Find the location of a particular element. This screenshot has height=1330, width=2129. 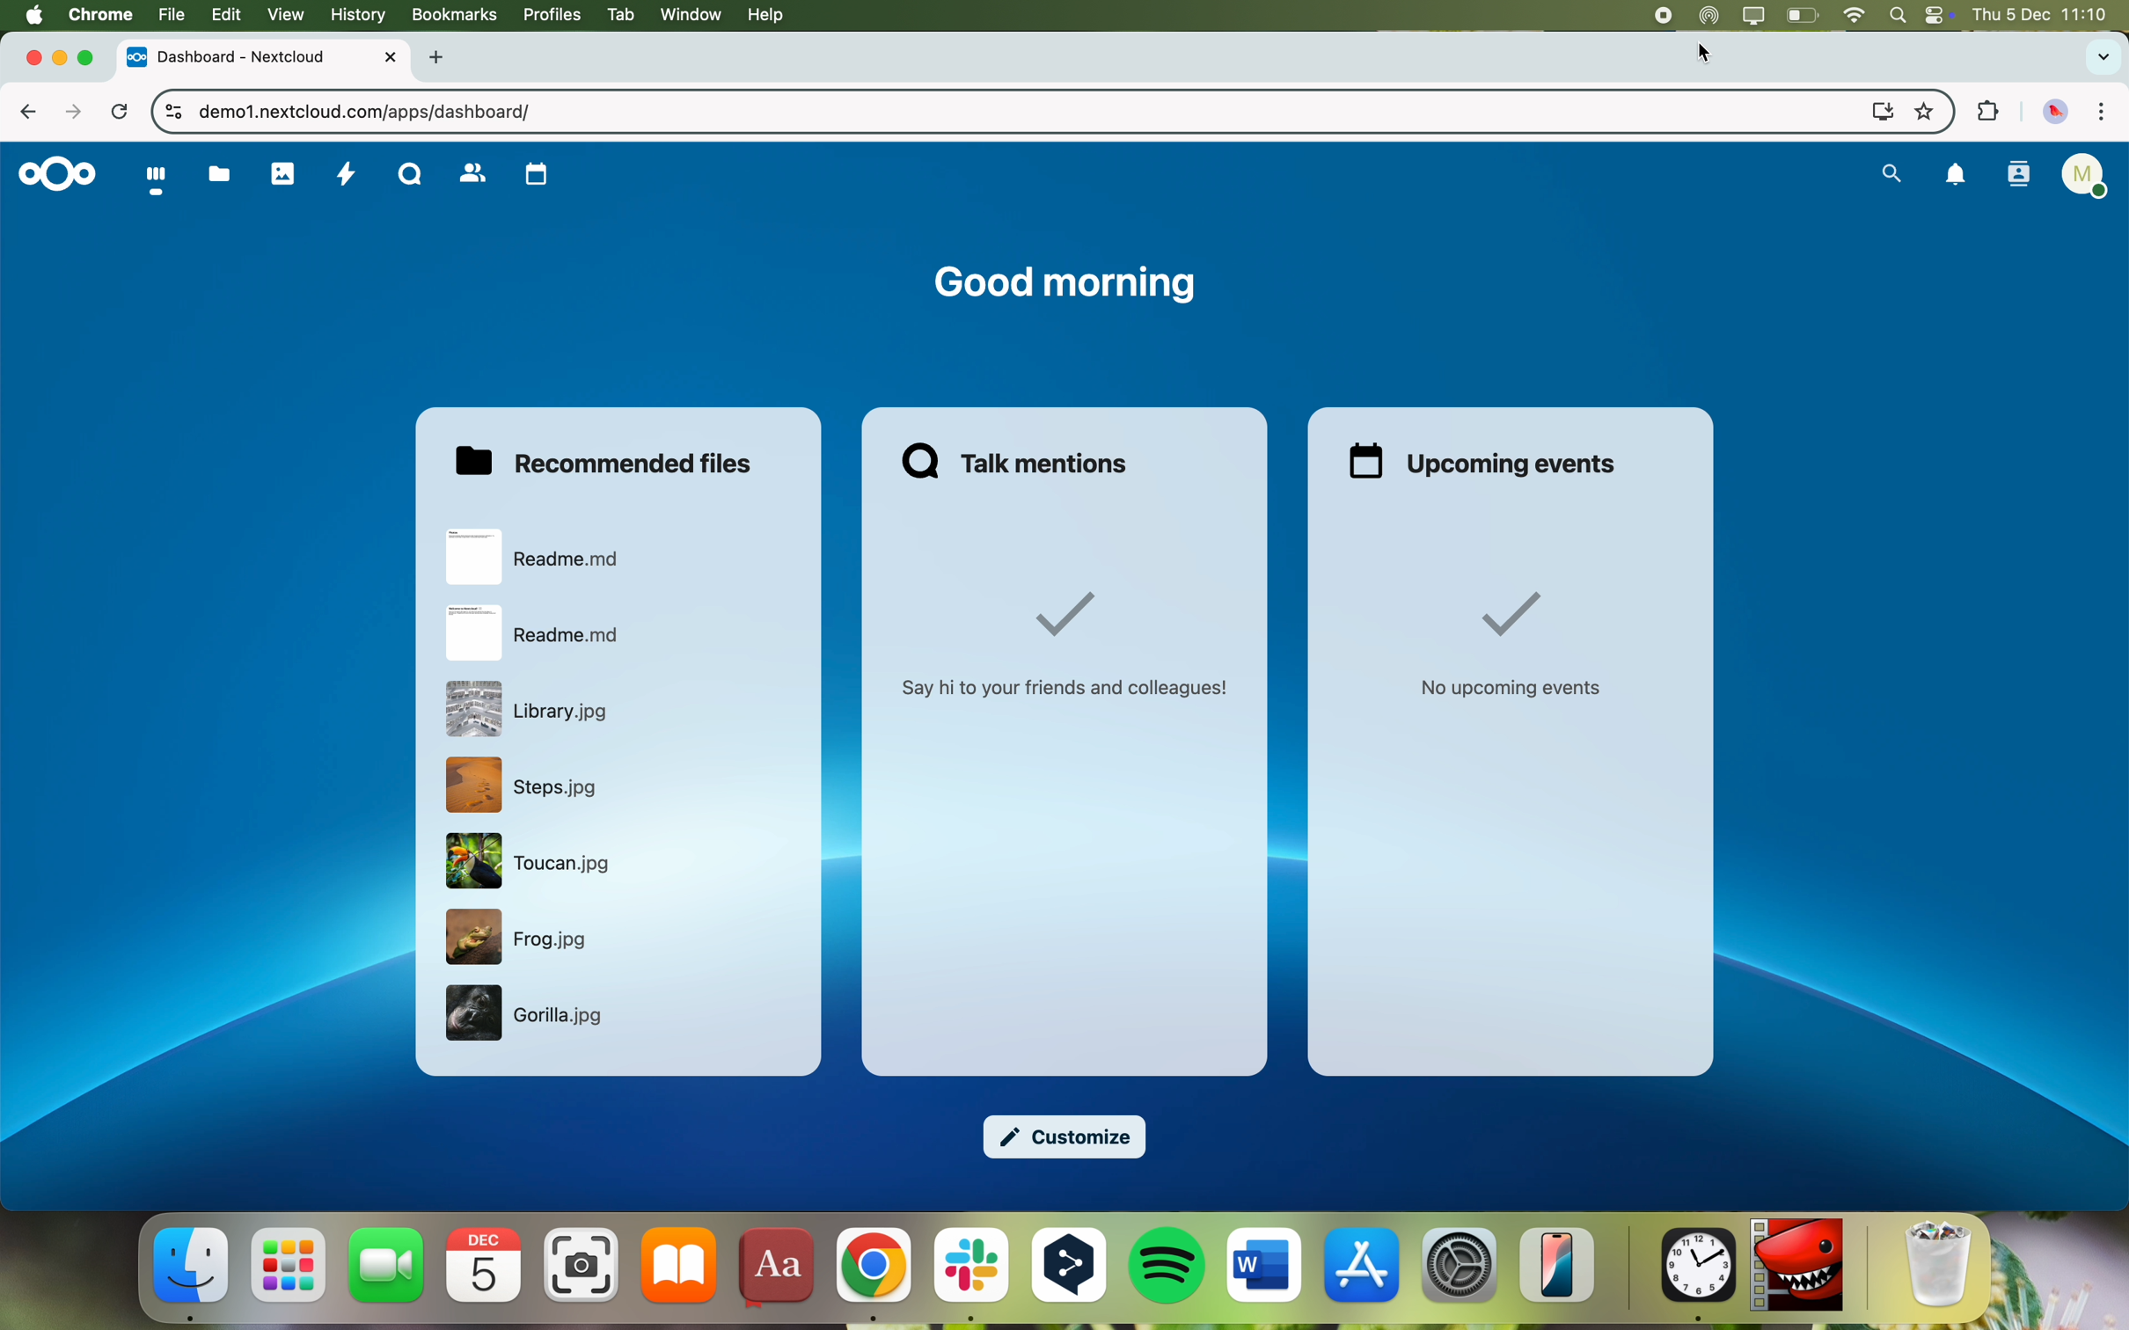

file is located at coordinates (522, 939).